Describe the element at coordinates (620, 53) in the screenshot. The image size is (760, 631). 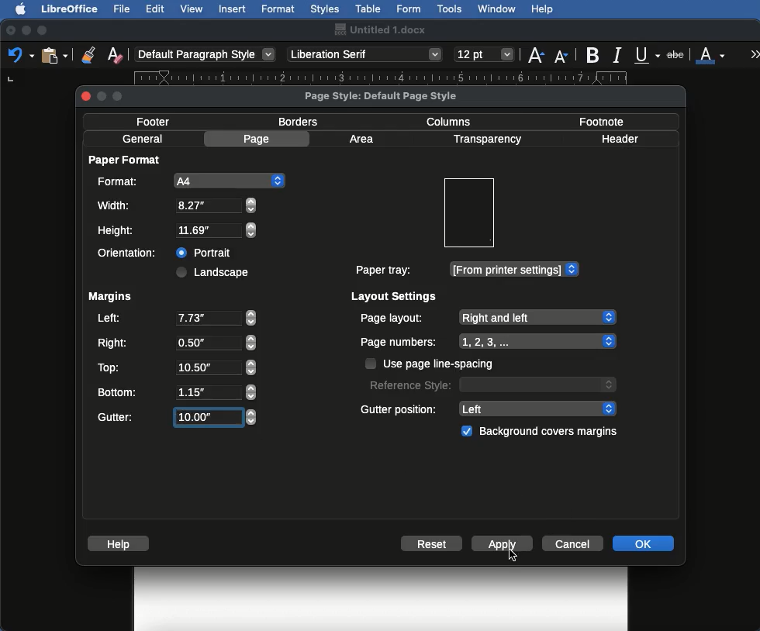
I see `Italics` at that location.